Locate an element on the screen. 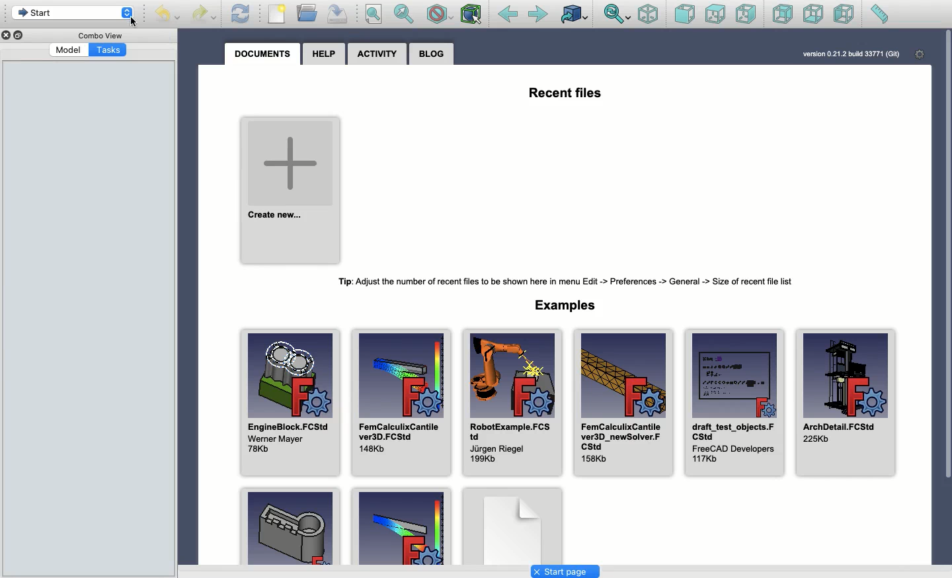  Settings is located at coordinates (921, 55).